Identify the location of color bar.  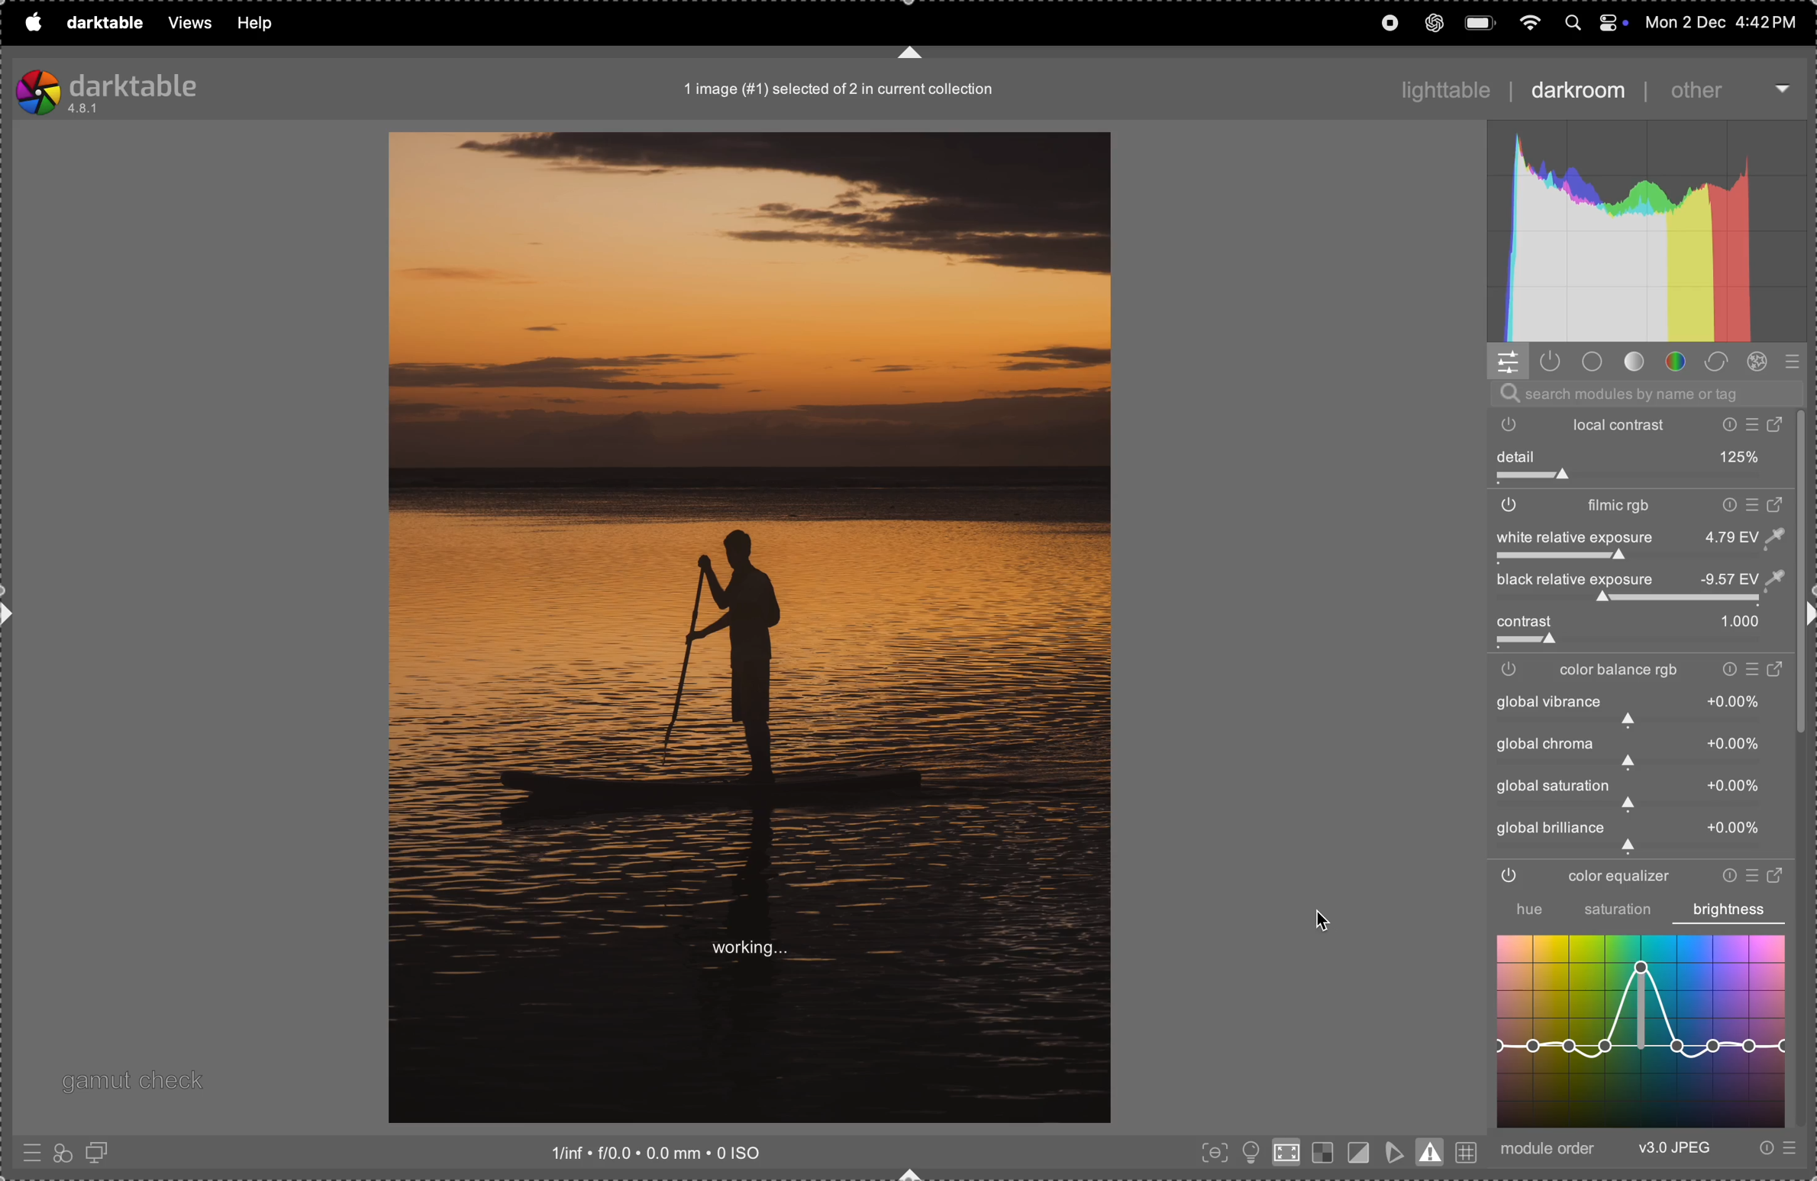
(1647, 671).